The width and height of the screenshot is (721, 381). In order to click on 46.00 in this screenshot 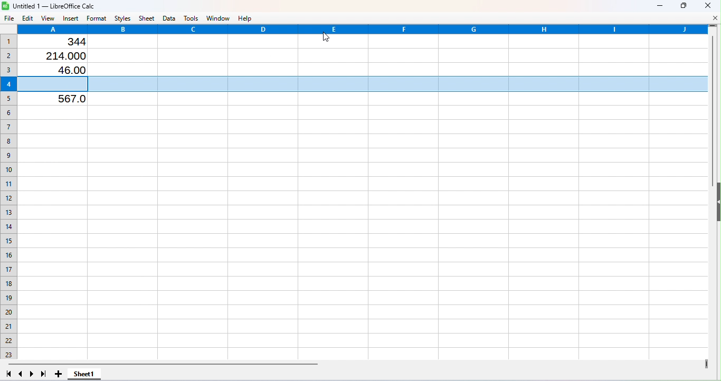, I will do `click(67, 71)`.